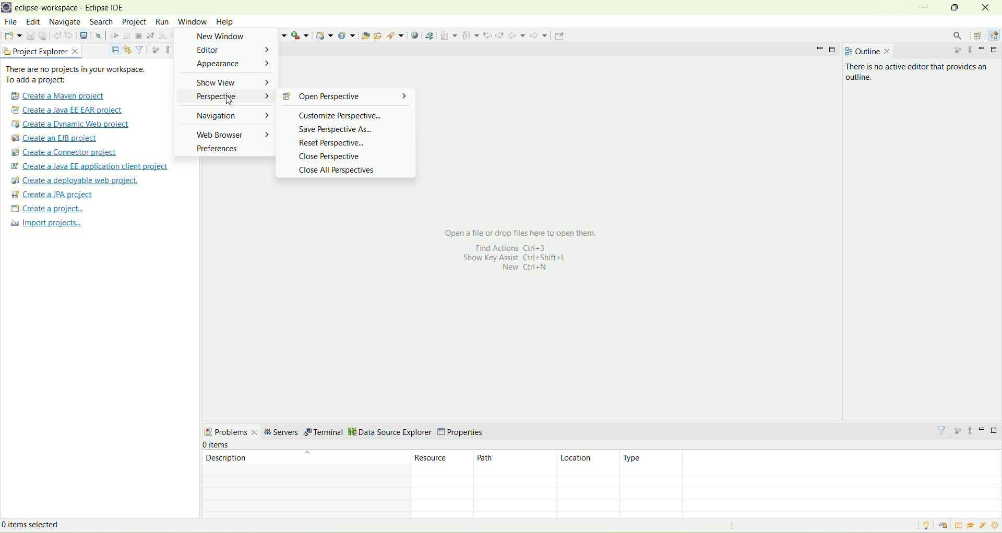 This screenshot has height=533, width=1002. I want to click on appearance, so click(230, 65).